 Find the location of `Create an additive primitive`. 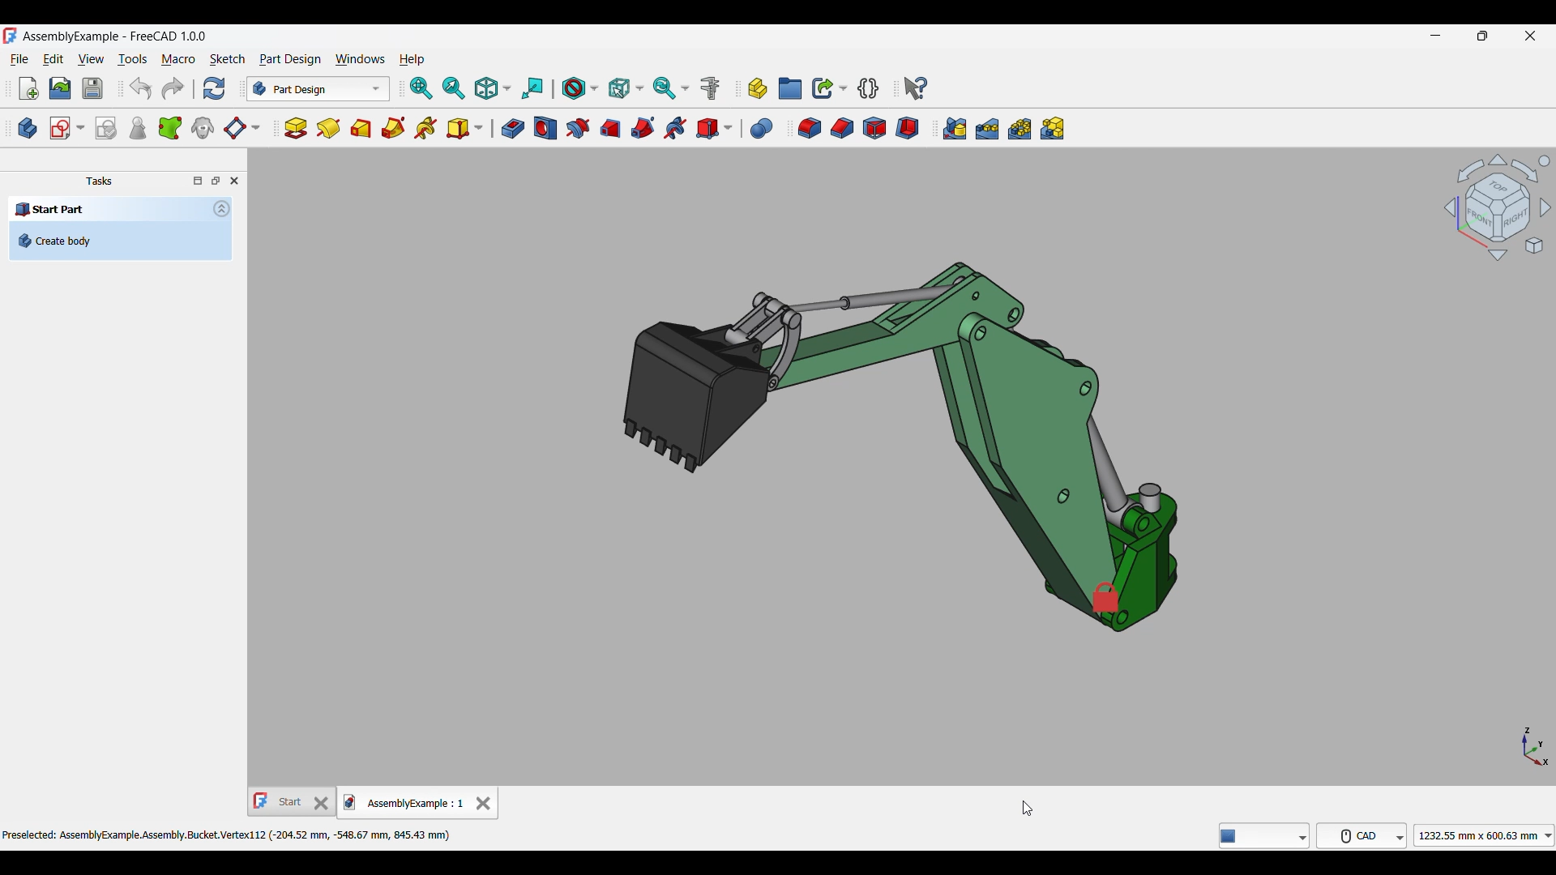

Create an additive primitive is located at coordinates (465, 128).